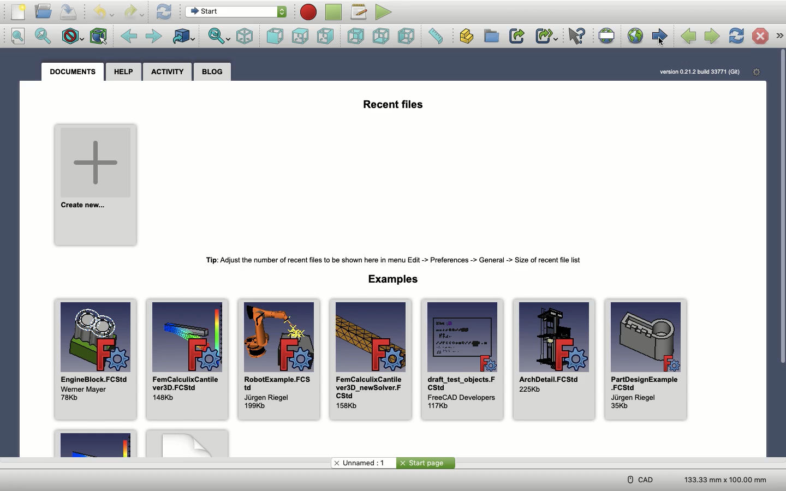 The height and width of the screenshot is (491, 786). Describe the element at coordinates (125, 71) in the screenshot. I see `Help` at that location.